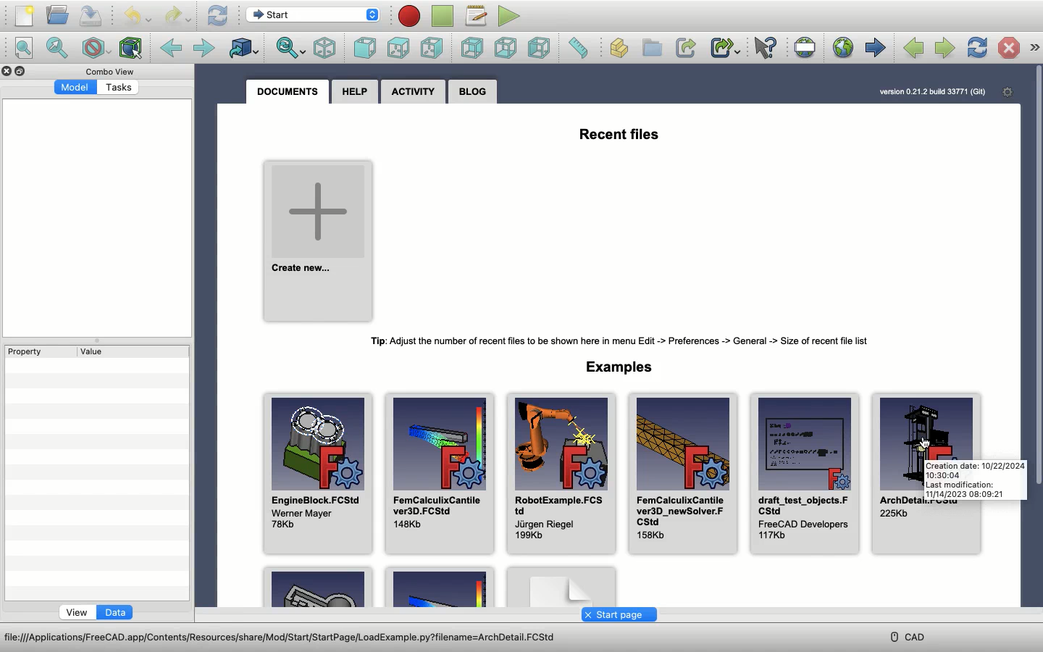 The height and width of the screenshot is (652, 1043). Describe the element at coordinates (92, 15) in the screenshot. I see `Save` at that location.